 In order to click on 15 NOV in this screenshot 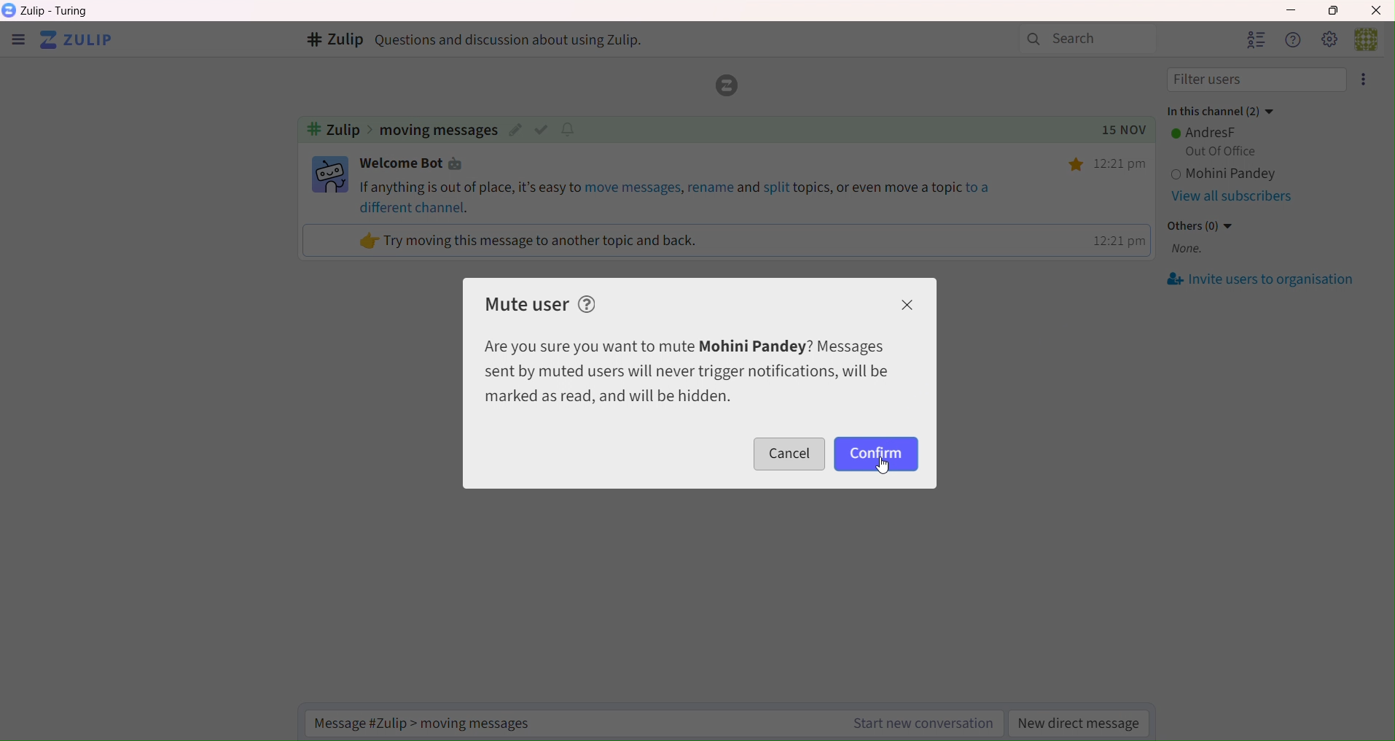, I will do `click(1117, 131)`.